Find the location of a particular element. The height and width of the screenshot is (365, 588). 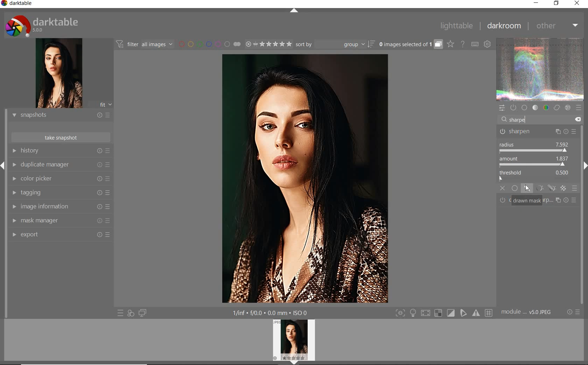

 is located at coordinates (573, 200).